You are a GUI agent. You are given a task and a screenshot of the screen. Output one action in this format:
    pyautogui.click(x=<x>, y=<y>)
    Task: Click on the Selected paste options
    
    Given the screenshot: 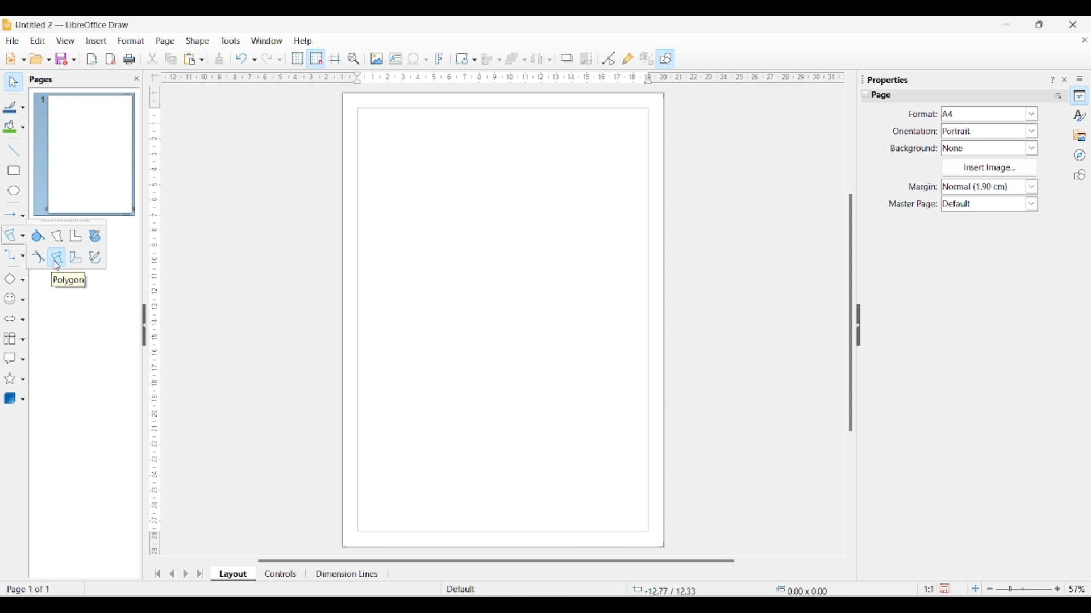 What is the action you would take?
    pyautogui.click(x=190, y=59)
    